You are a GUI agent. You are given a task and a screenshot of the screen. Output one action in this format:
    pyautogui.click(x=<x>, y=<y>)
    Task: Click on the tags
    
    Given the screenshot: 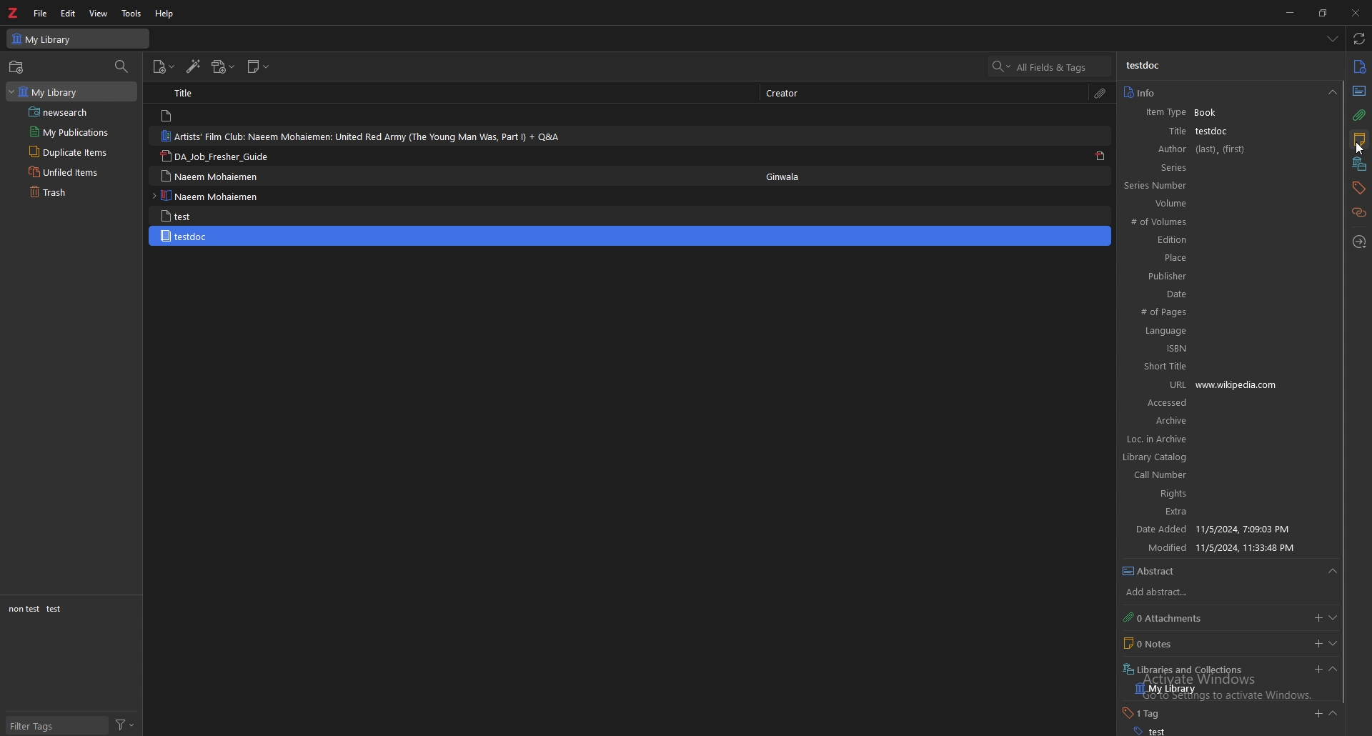 What is the action you would take?
    pyautogui.click(x=1359, y=187)
    